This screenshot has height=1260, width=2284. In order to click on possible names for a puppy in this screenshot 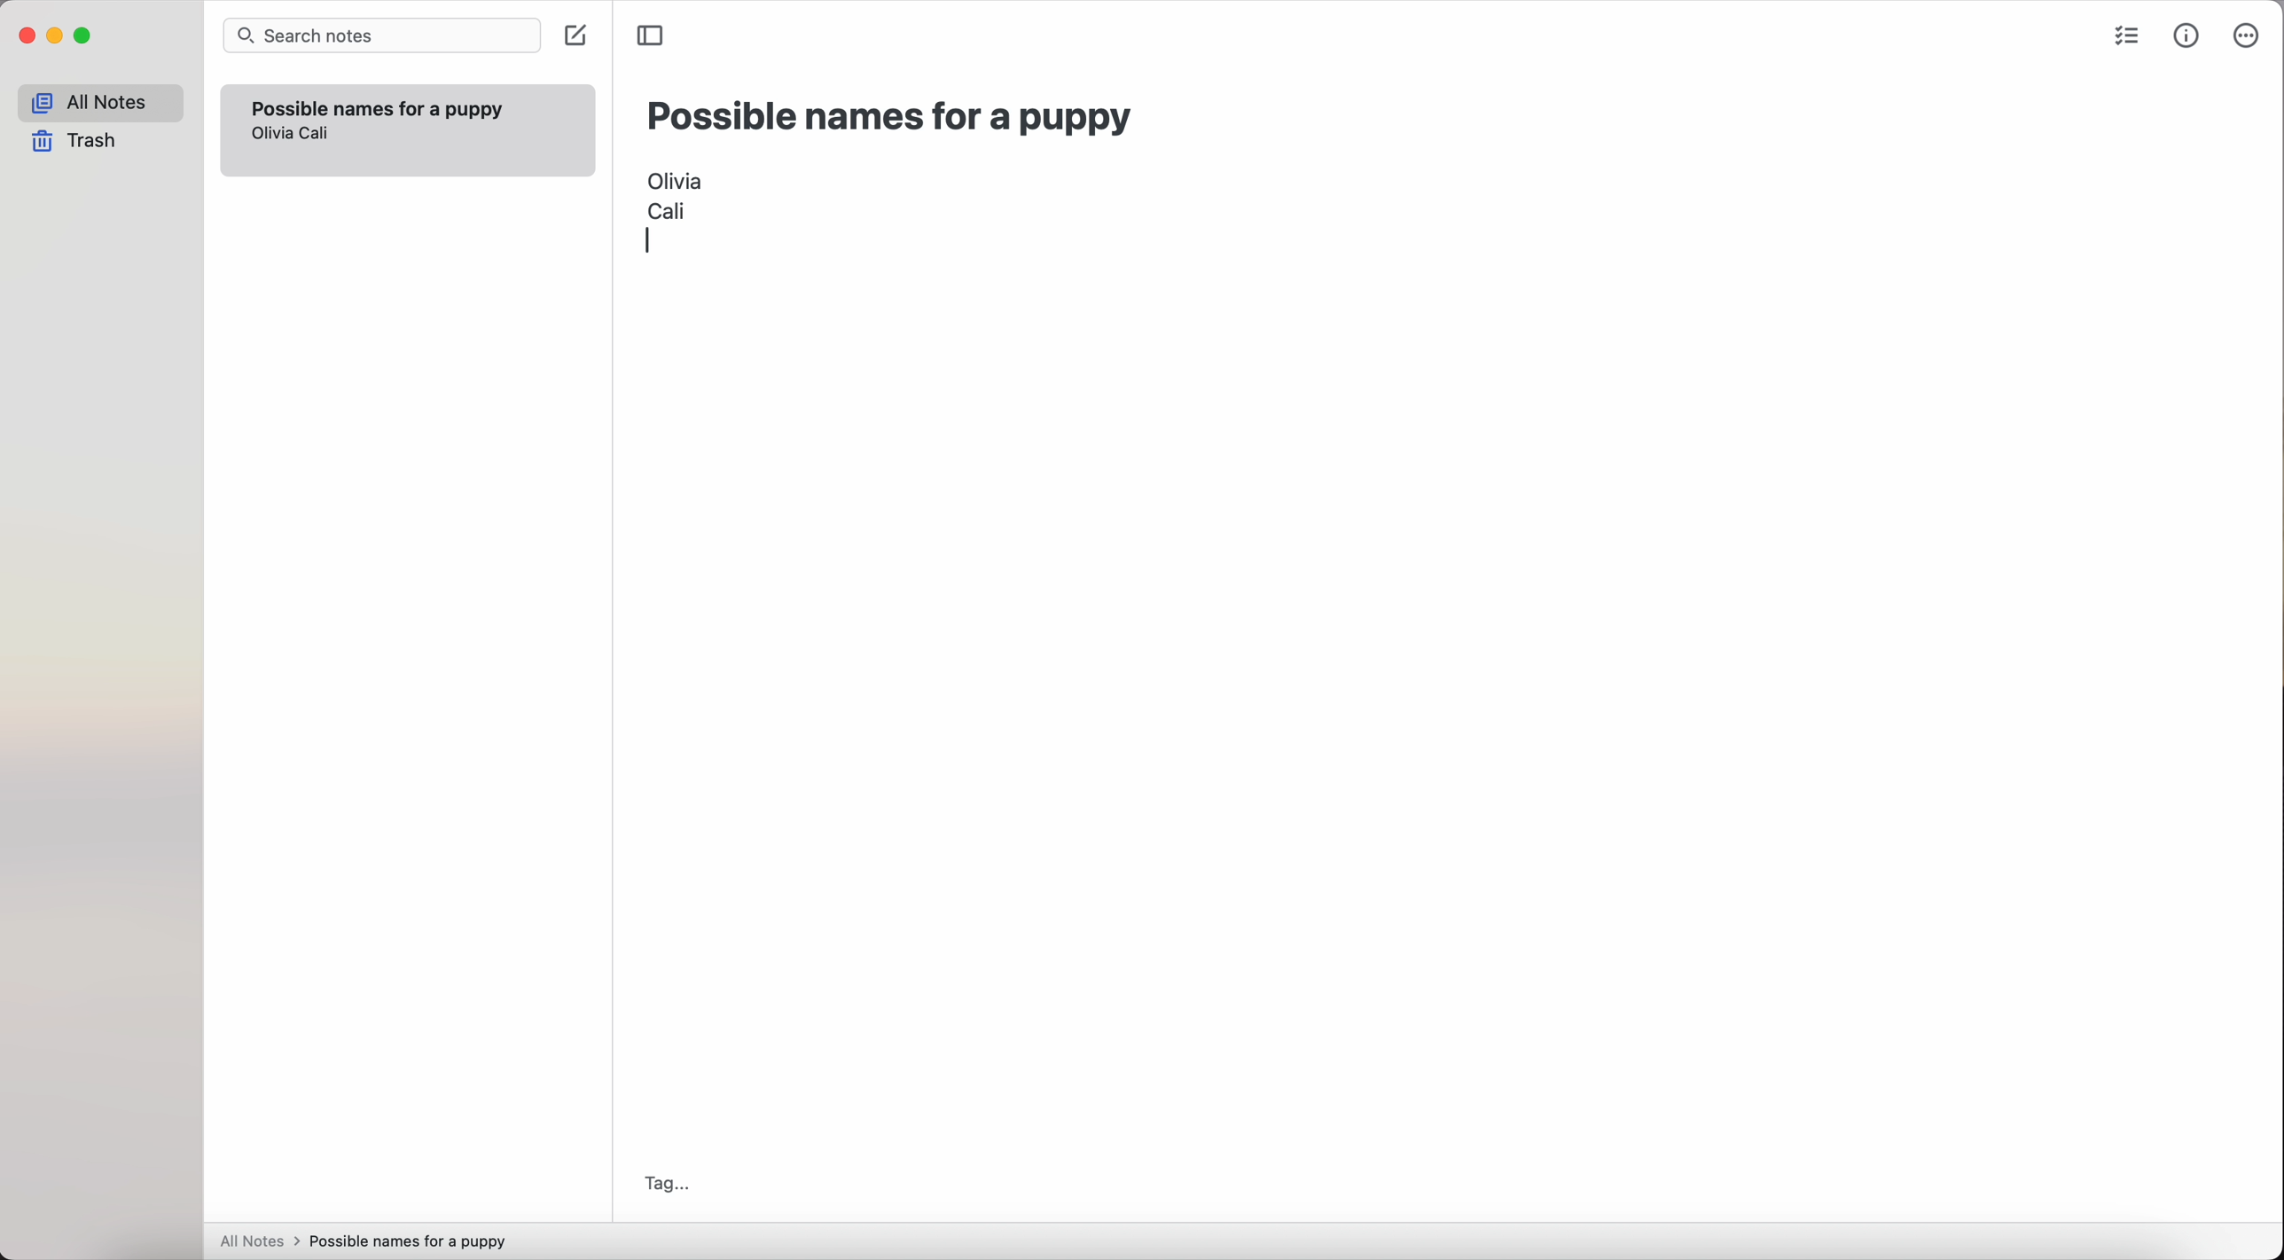, I will do `click(891, 117)`.